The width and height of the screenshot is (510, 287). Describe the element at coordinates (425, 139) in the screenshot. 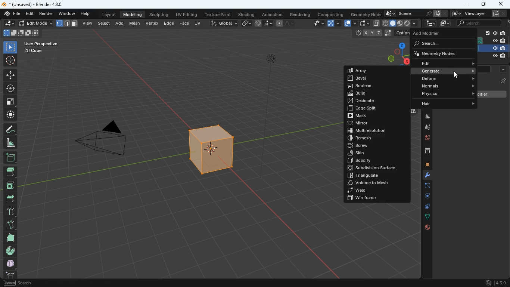

I see `globe` at that location.